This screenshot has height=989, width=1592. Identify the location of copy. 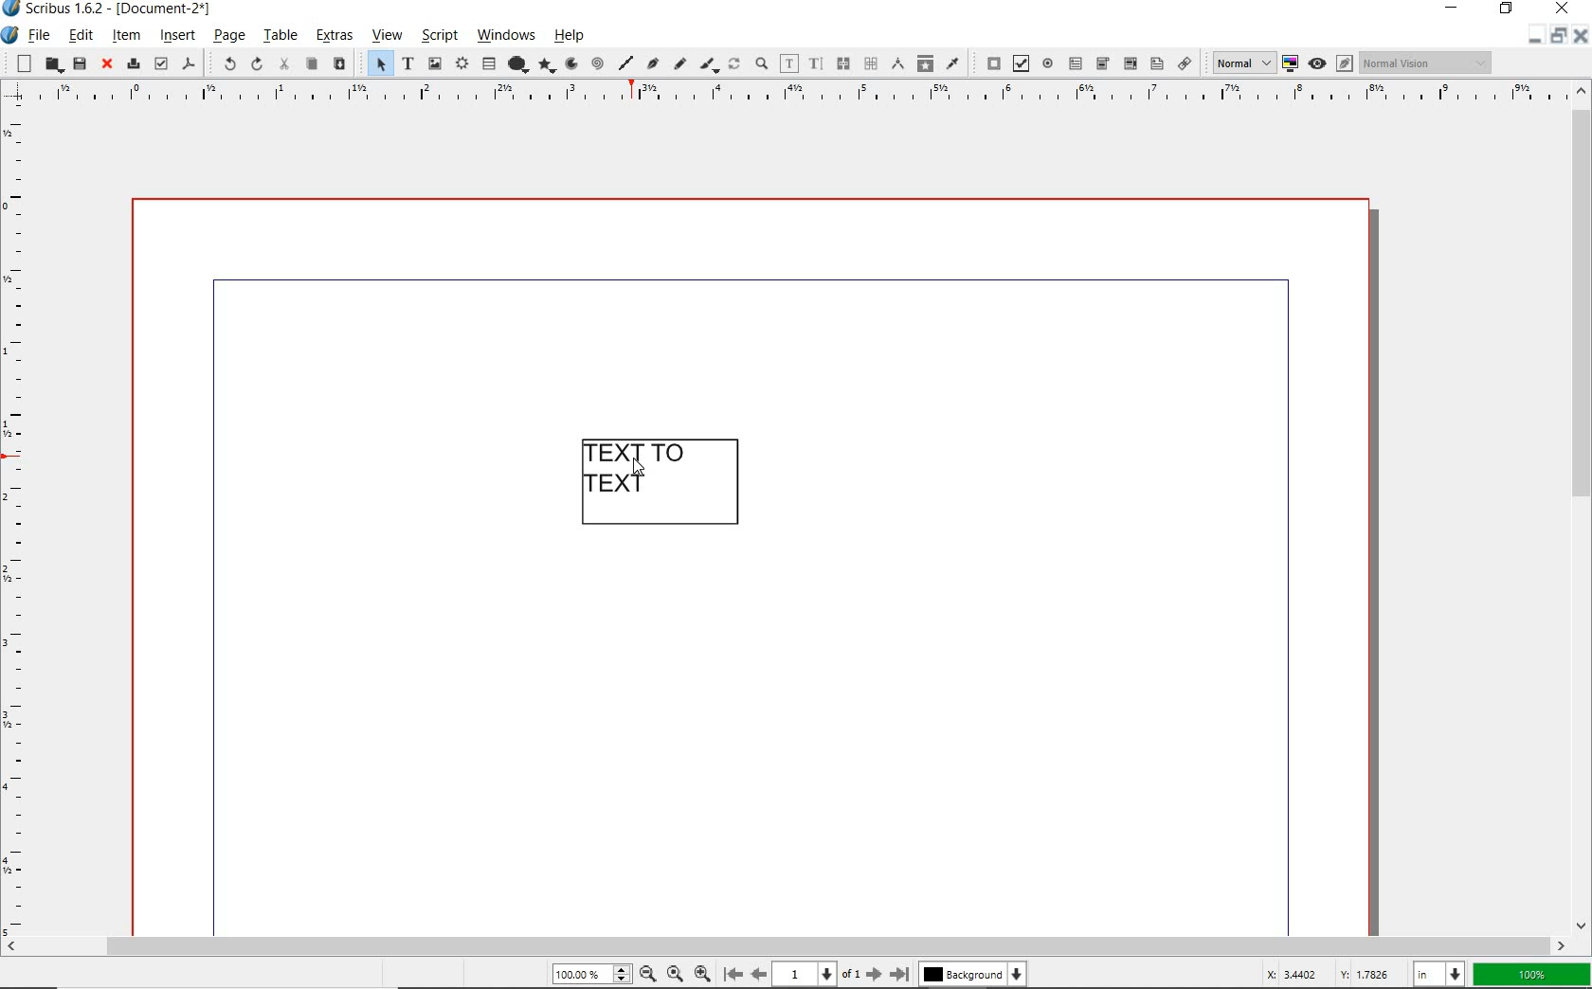
(313, 65).